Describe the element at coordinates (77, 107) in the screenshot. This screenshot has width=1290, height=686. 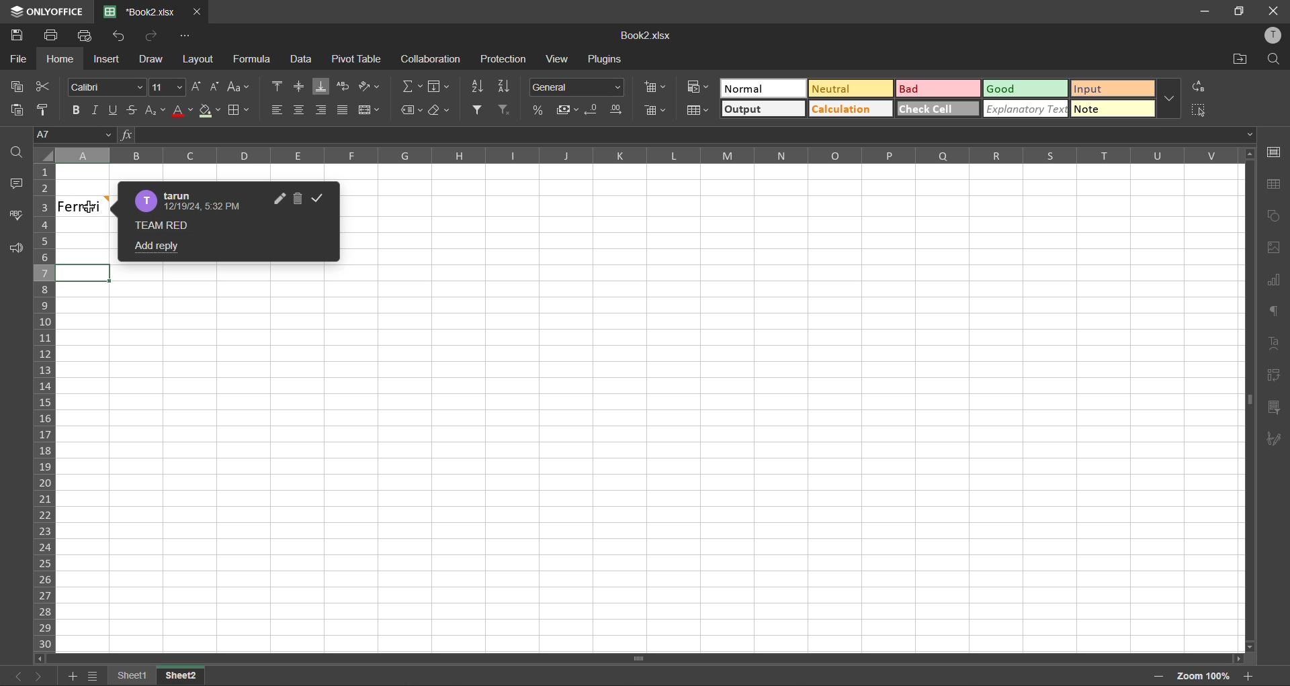
I see `bold` at that location.